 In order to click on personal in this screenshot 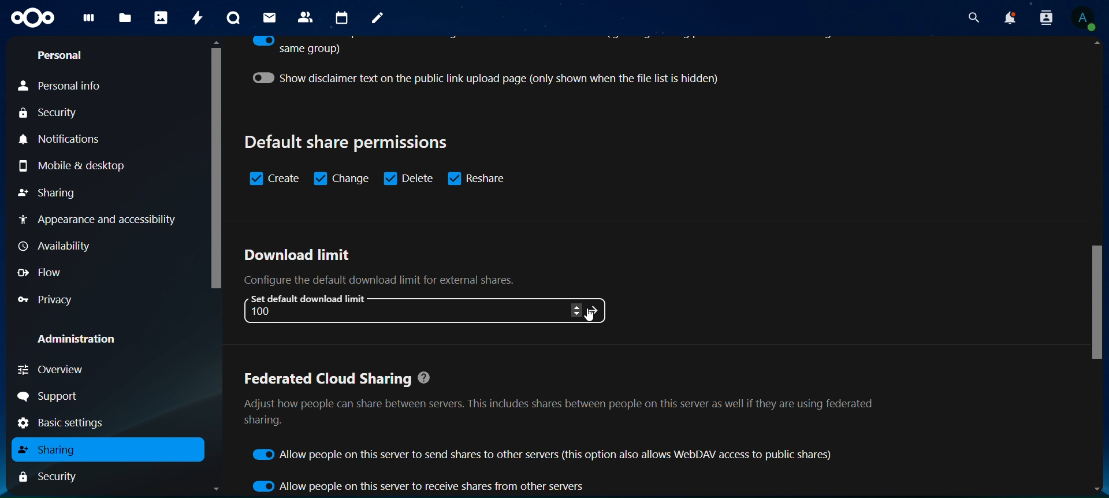, I will do `click(62, 54)`.